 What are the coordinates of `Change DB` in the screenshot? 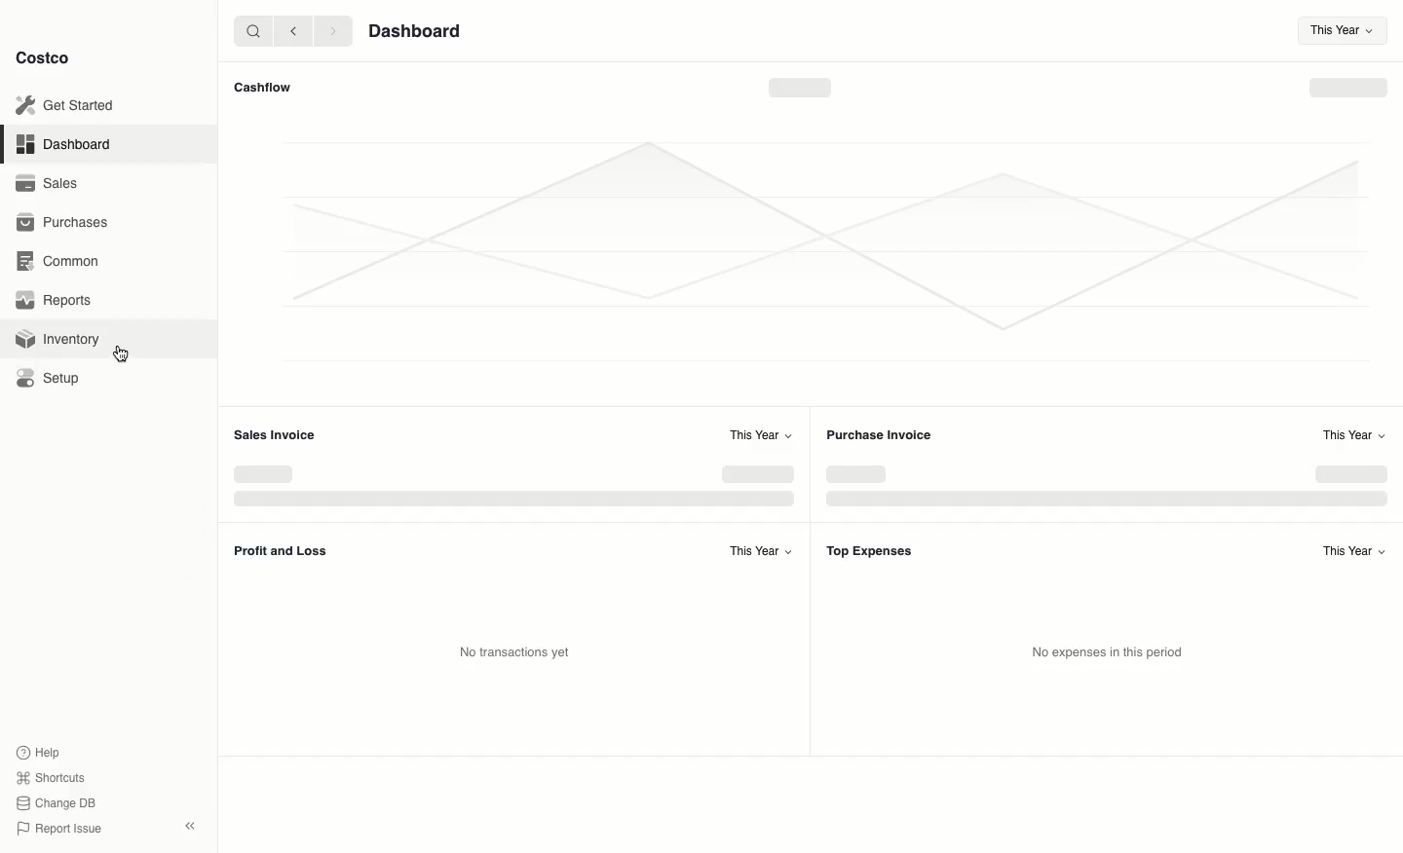 It's located at (57, 803).